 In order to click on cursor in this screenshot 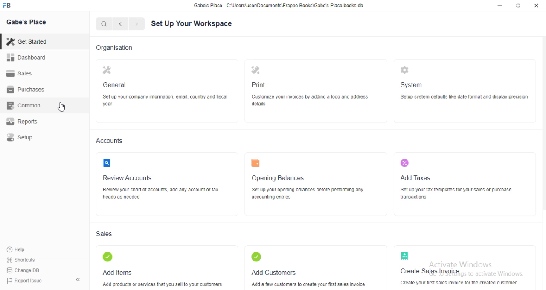, I will do `click(62, 107)`.